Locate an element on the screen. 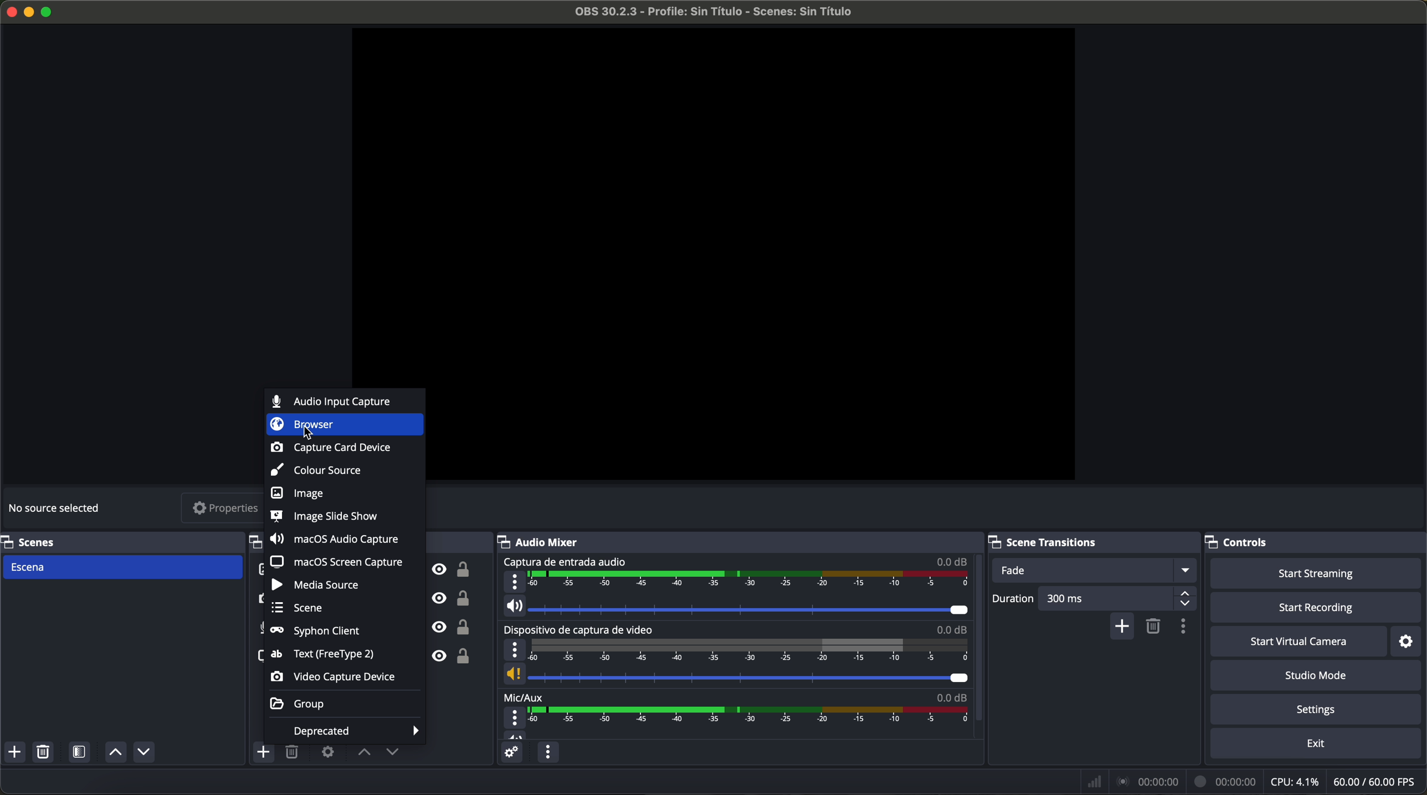 This screenshot has height=795, width=1427. timeline is located at coordinates (747, 650).